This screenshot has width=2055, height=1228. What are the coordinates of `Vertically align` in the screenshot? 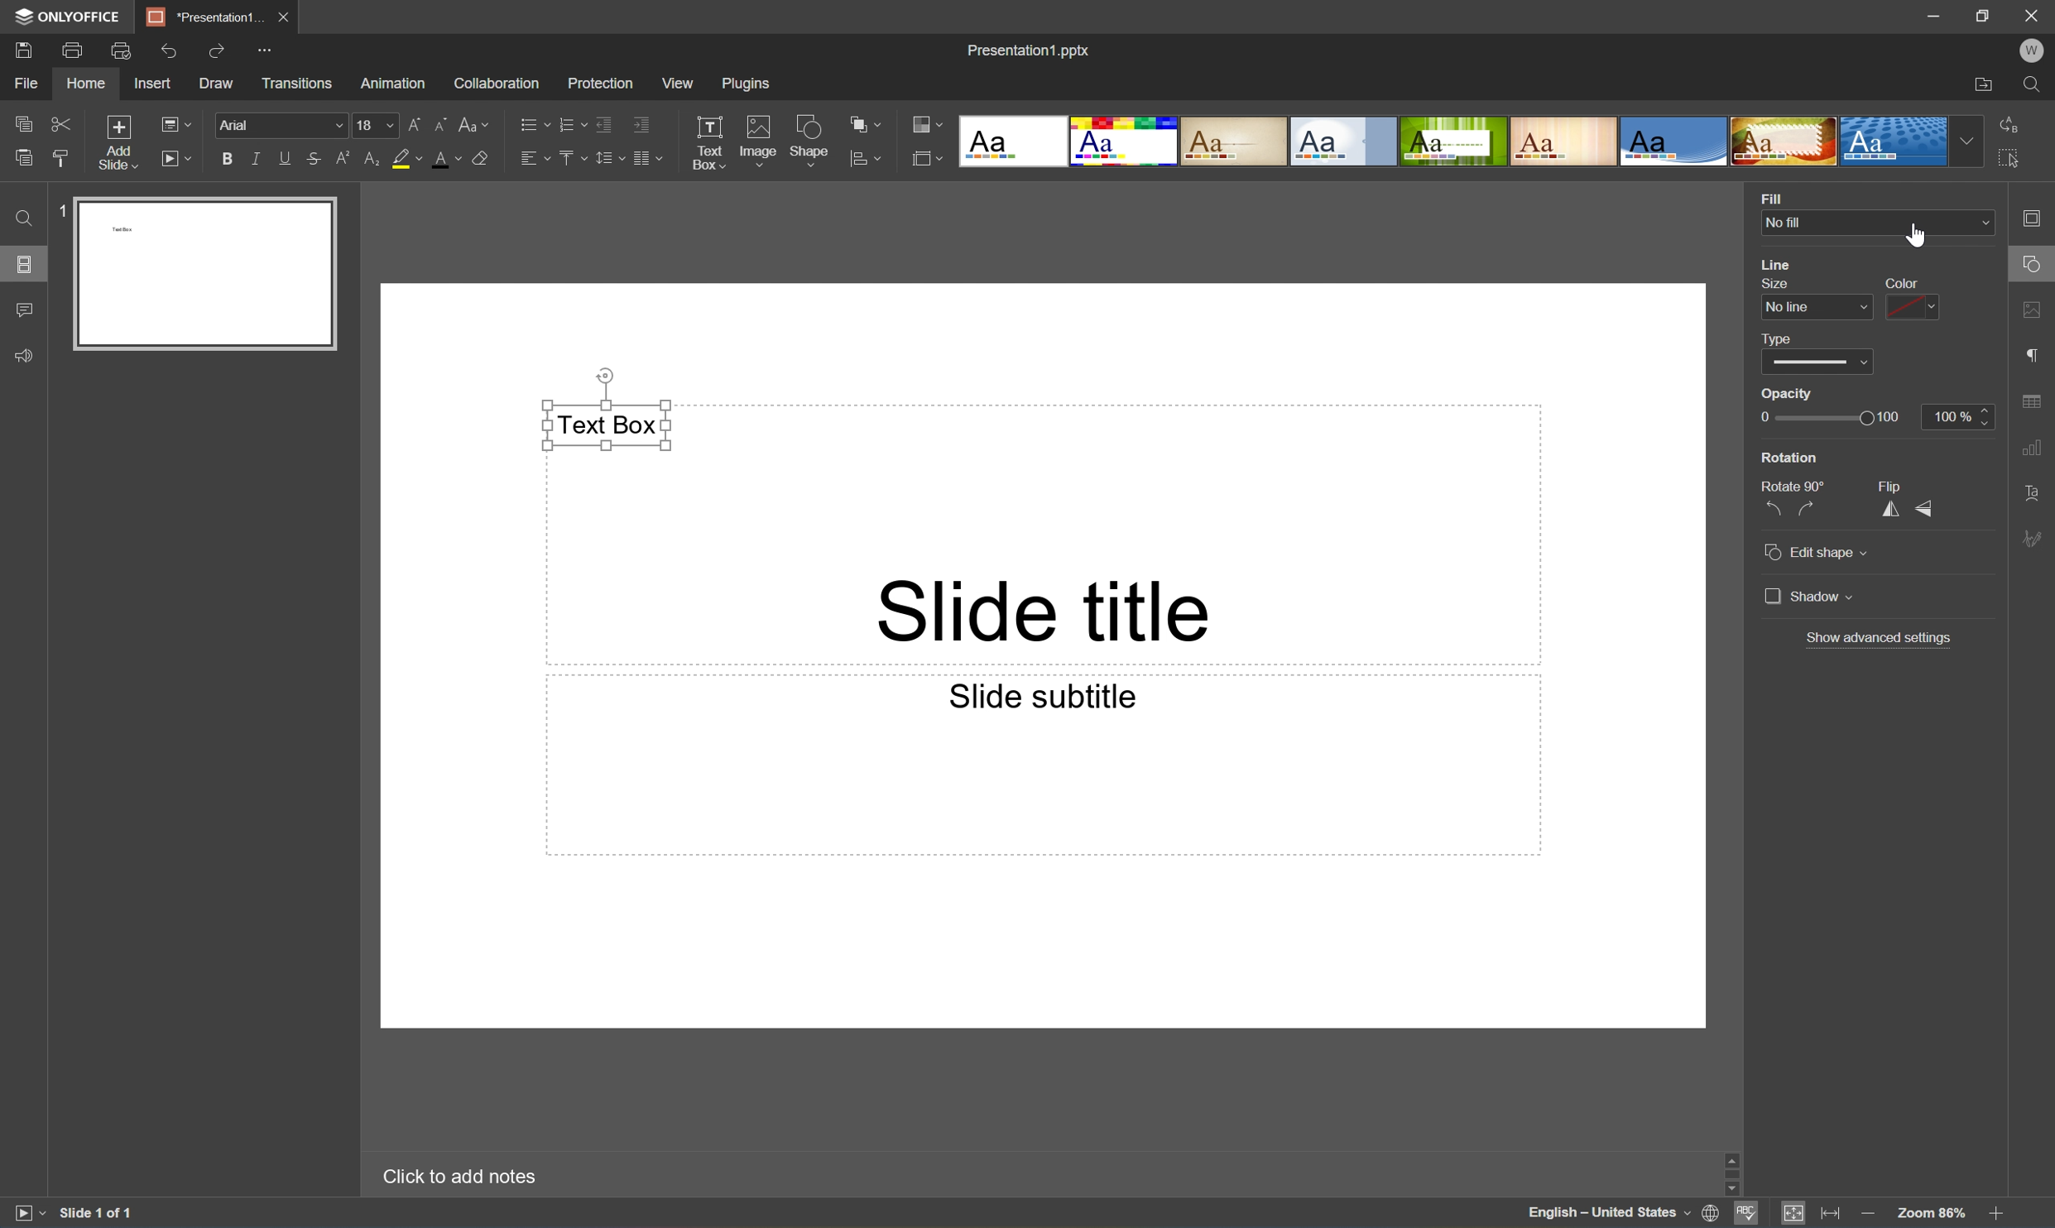 It's located at (569, 161).